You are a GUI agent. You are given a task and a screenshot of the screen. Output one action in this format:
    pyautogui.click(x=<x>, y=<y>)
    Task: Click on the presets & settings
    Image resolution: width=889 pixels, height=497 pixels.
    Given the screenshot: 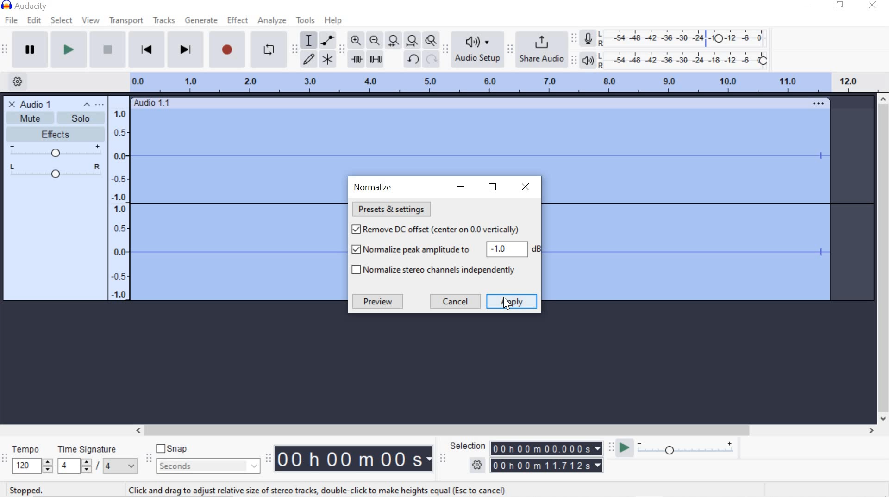 What is the action you would take?
    pyautogui.click(x=394, y=210)
    